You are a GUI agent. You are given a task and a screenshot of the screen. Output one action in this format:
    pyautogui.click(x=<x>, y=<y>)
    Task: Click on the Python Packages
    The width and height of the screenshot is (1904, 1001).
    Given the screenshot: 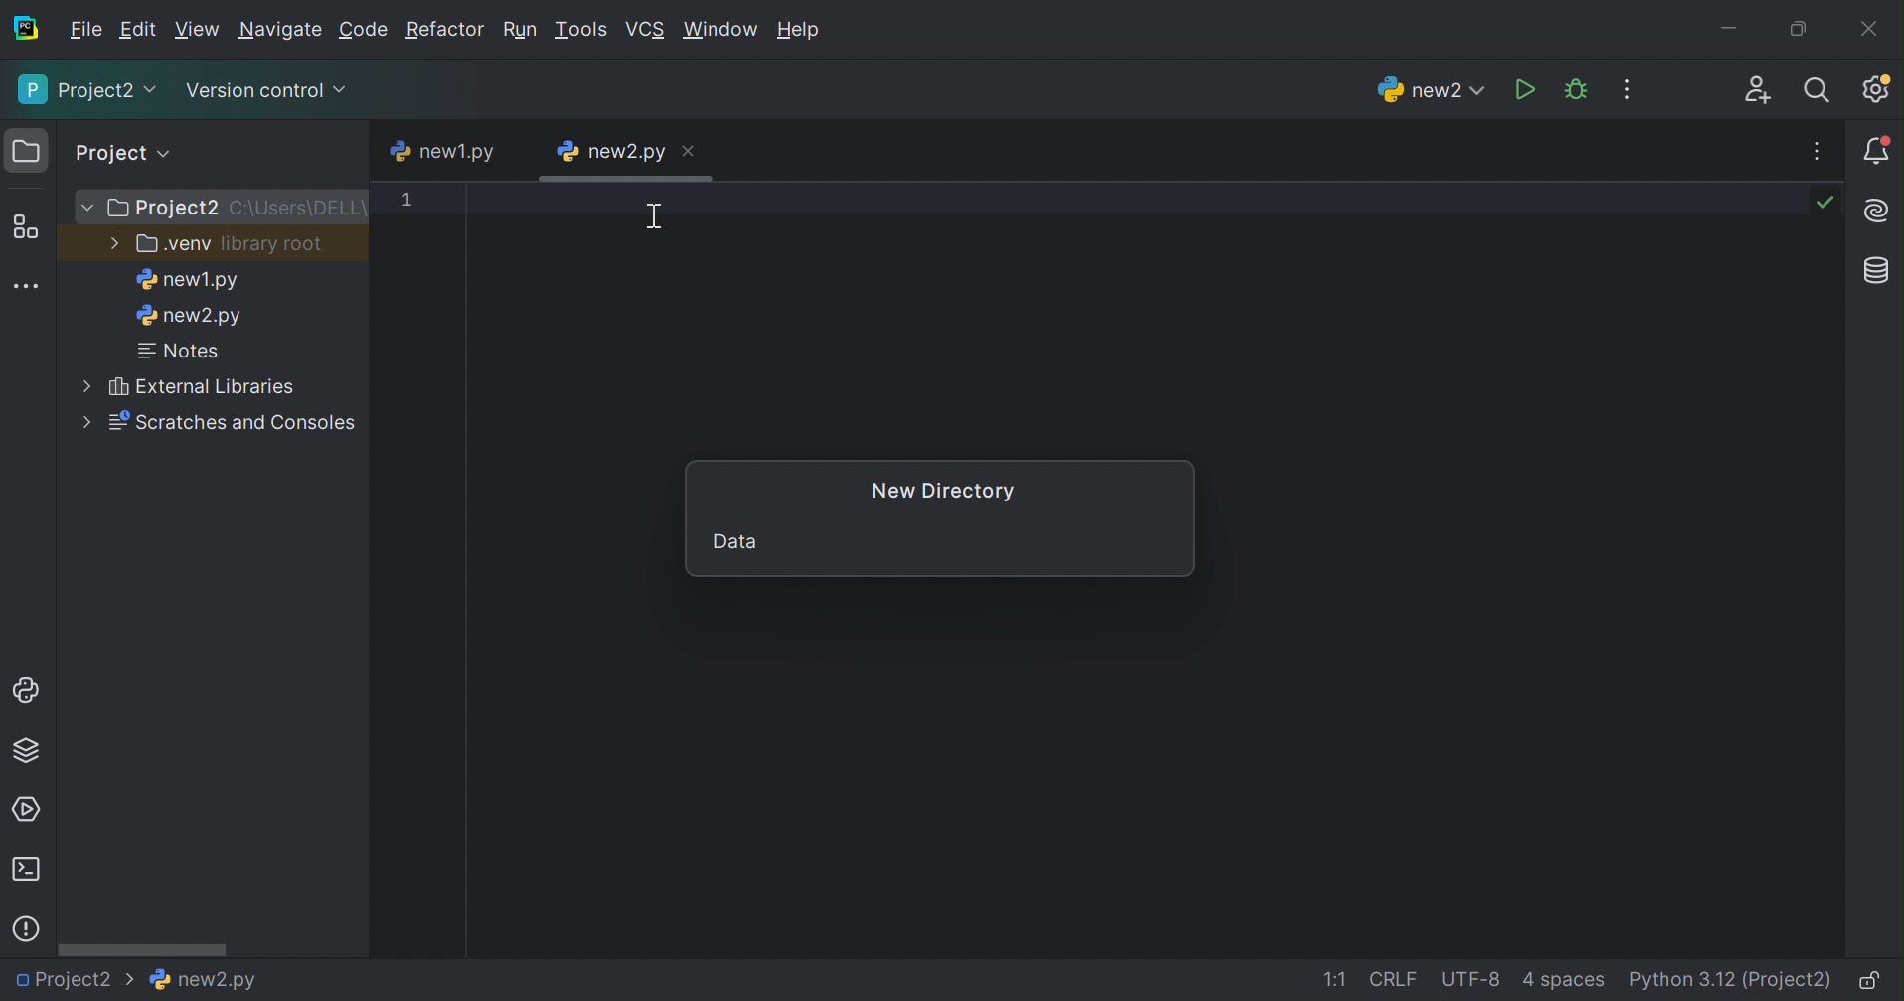 What is the action you would take?
    pyautogui.click(x=30, y=754)
    